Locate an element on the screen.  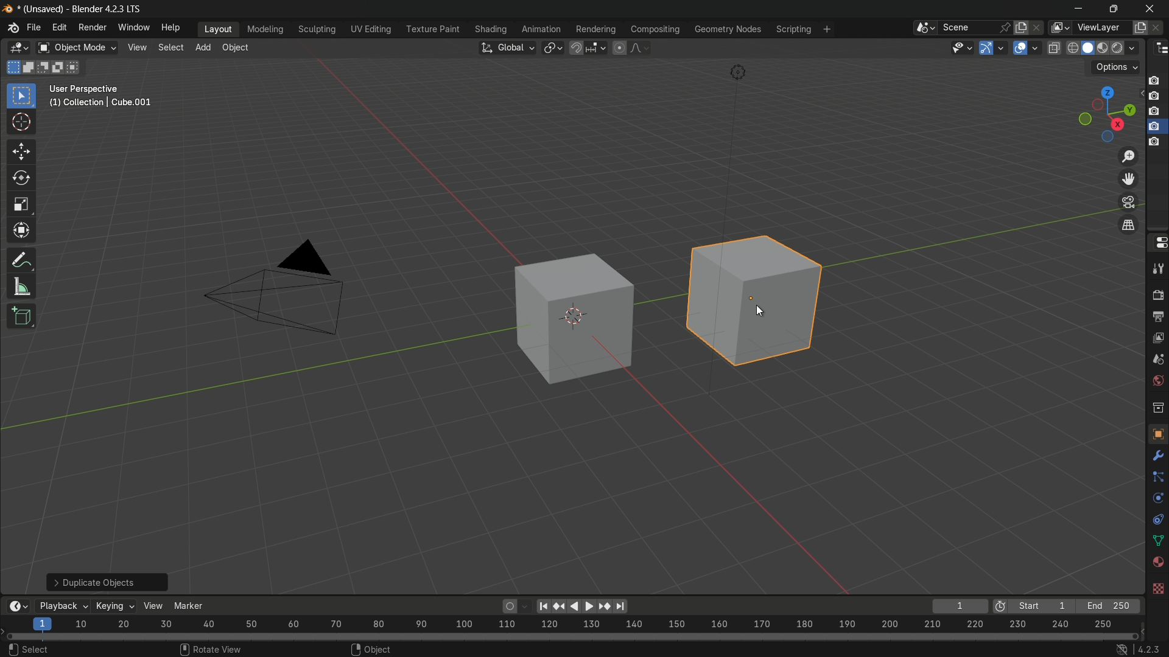
scale is located at coordinates (22, 205).